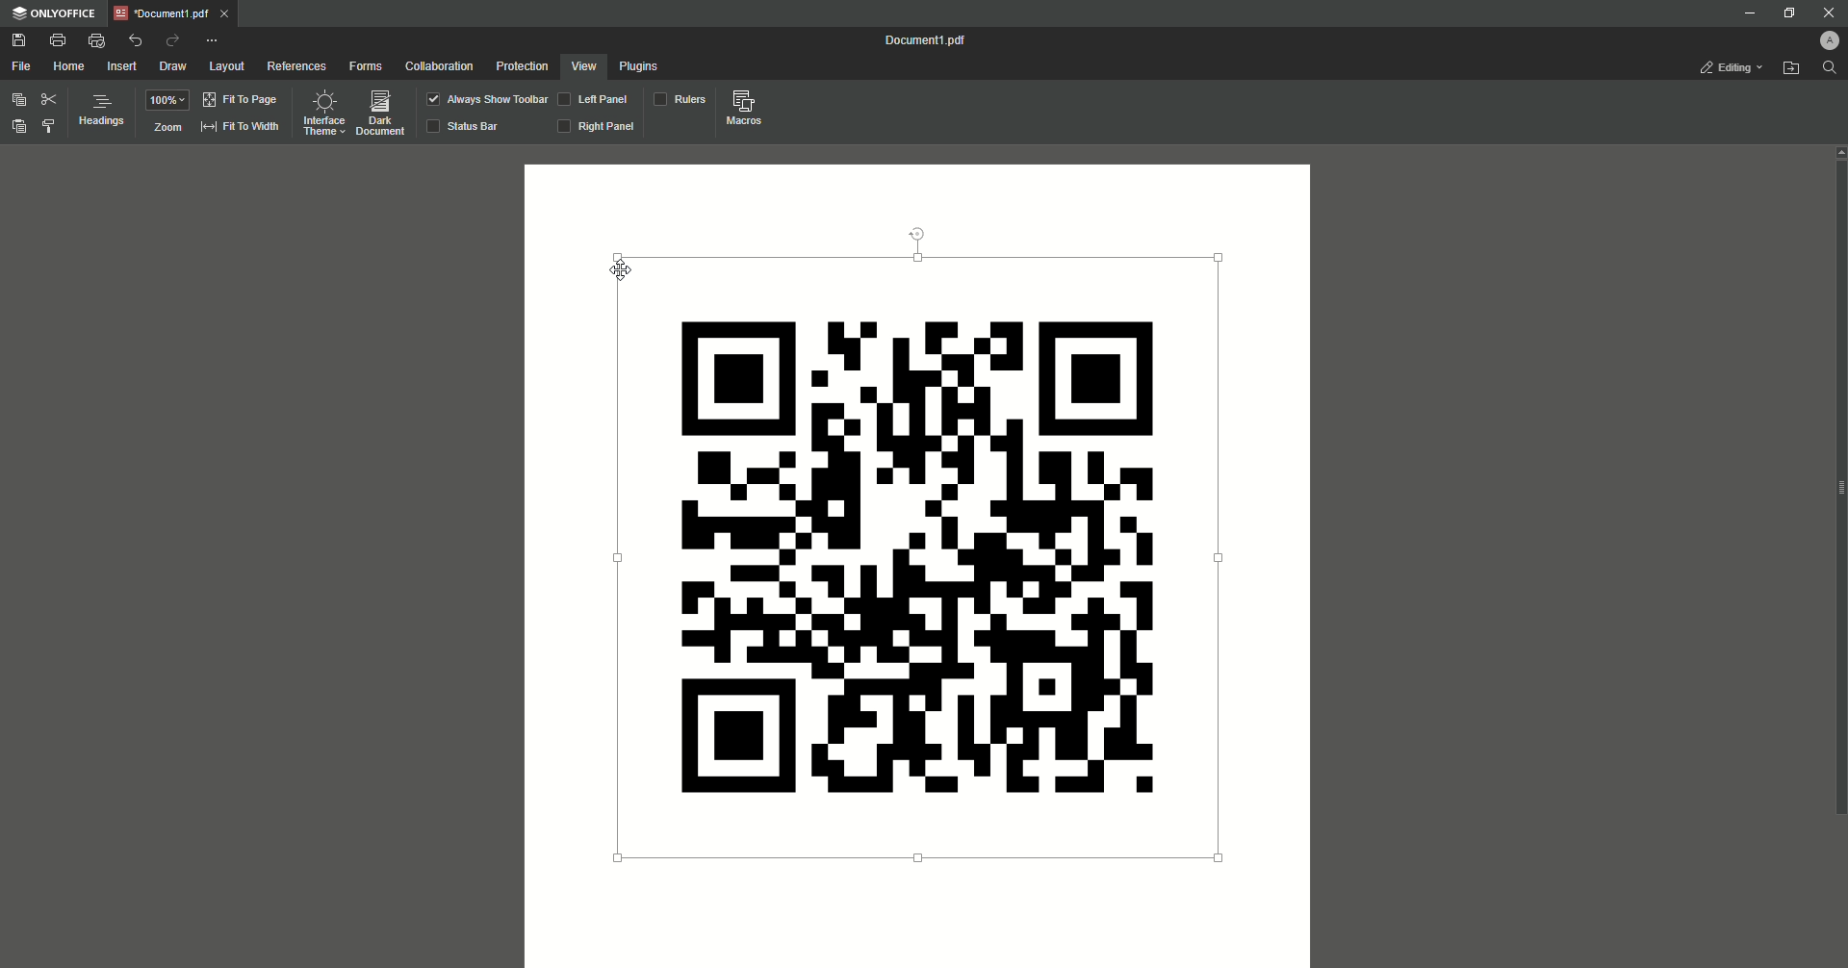 This screenshot has height=968, width=1848. What do you see at coordinates (172, 40) in the screenshot?
I see `Redo` at bounding box center [172, 40].